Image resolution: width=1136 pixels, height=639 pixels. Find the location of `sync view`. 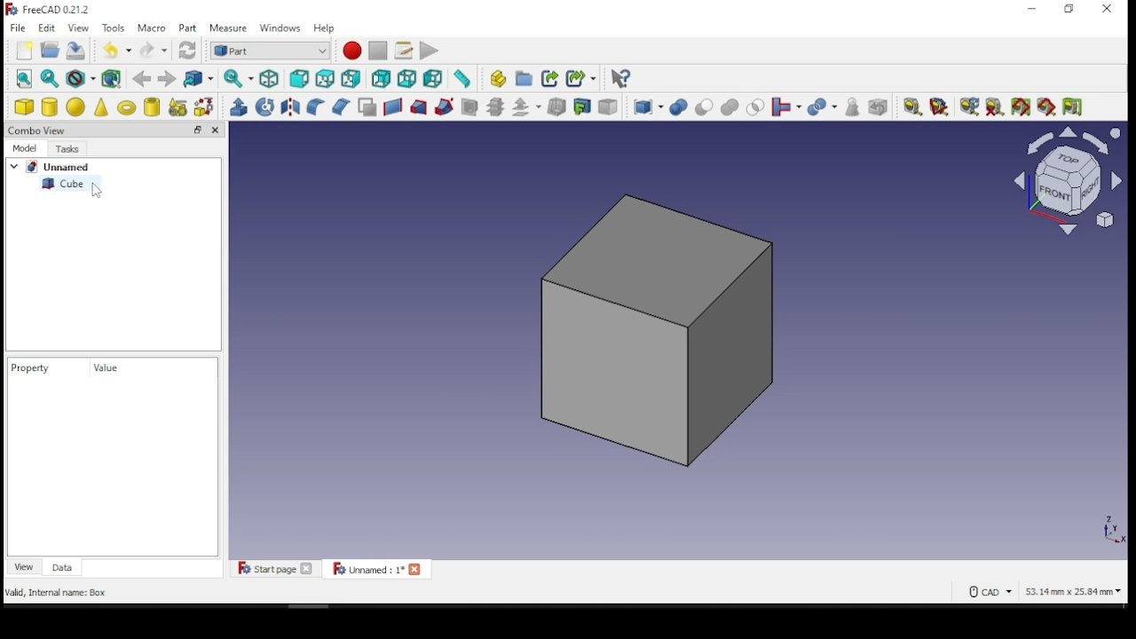

sync view is located at coordinates (239, 79).